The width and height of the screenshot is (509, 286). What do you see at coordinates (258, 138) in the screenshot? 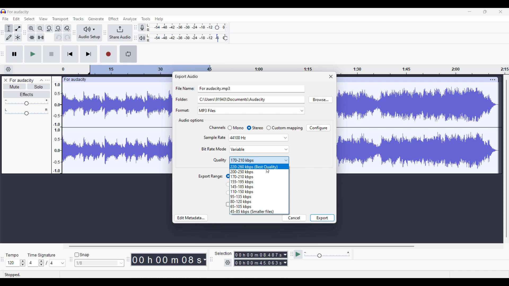
I see `Options for Sample rate` at bounding box center [258, 138].